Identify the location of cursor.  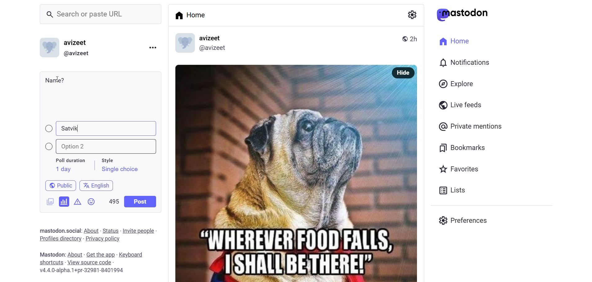
(61, 78).